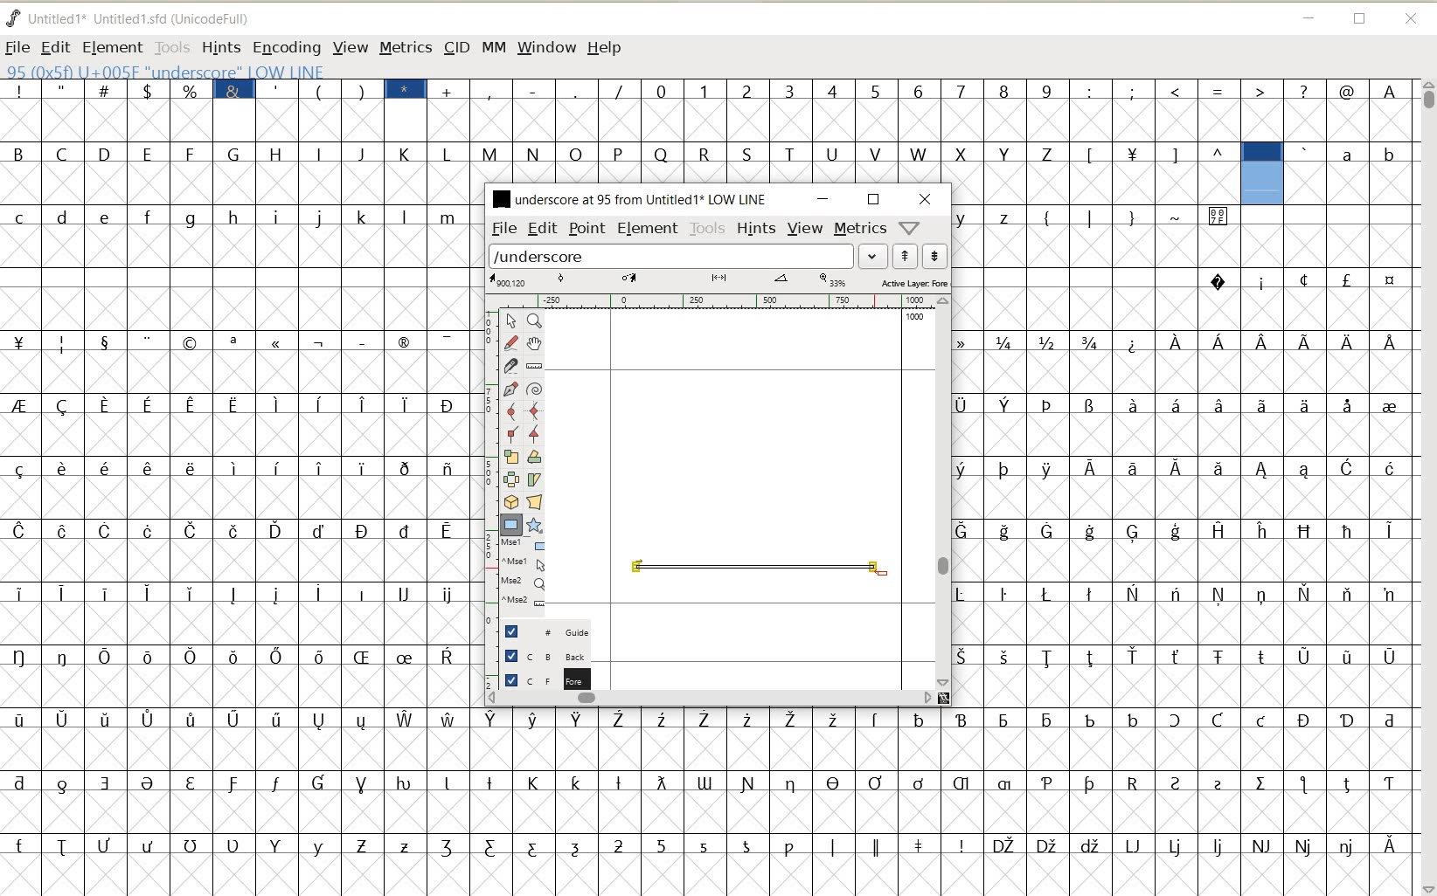 The height and width of the screenshot is (896, 1437). I want to click on EDIT, so click(54, 48).